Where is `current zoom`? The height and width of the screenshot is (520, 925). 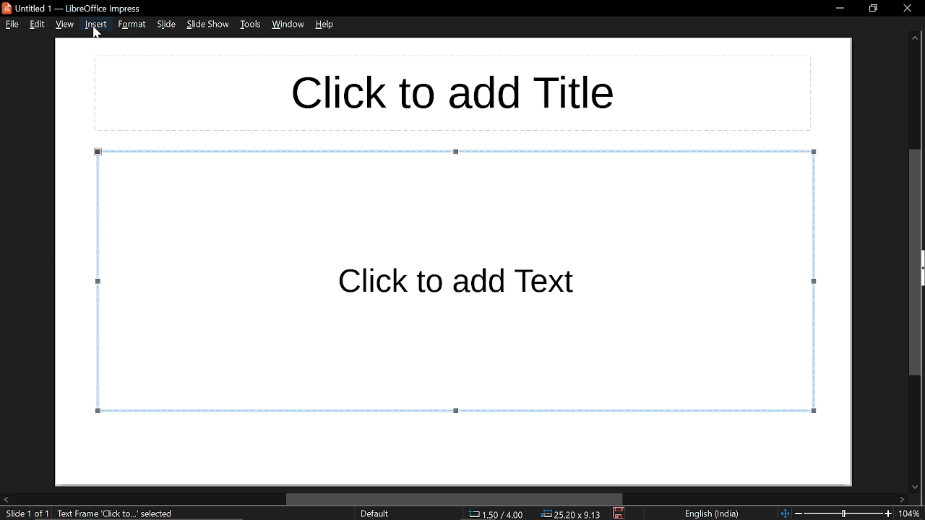
current zoom is located at coordinates (912, 513).